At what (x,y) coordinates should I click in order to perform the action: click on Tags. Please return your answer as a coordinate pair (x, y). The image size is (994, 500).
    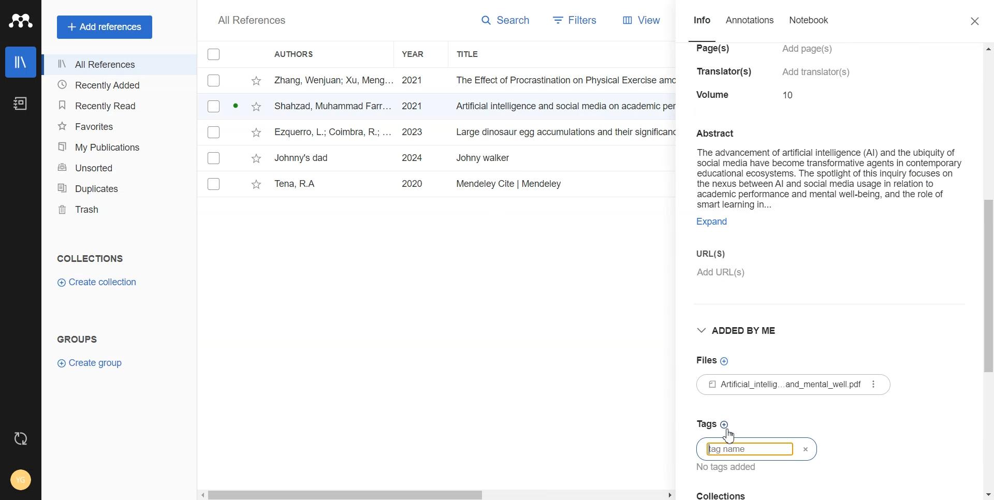
    Looking at the image, I should click on (714, 423).